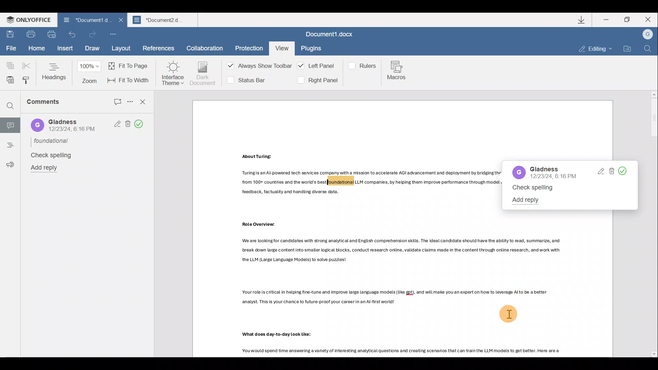 This screenshot has width=658, height=370. I want to click on Undo, so click(73, 36).